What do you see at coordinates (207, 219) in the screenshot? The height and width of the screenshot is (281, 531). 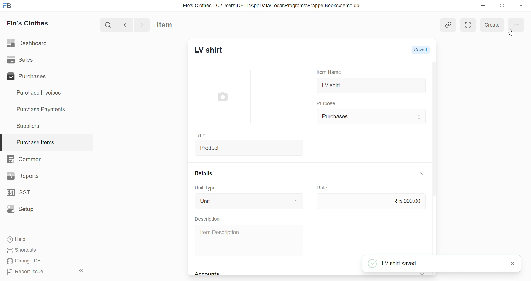 I see `Description` at bounding box center [207, 219].